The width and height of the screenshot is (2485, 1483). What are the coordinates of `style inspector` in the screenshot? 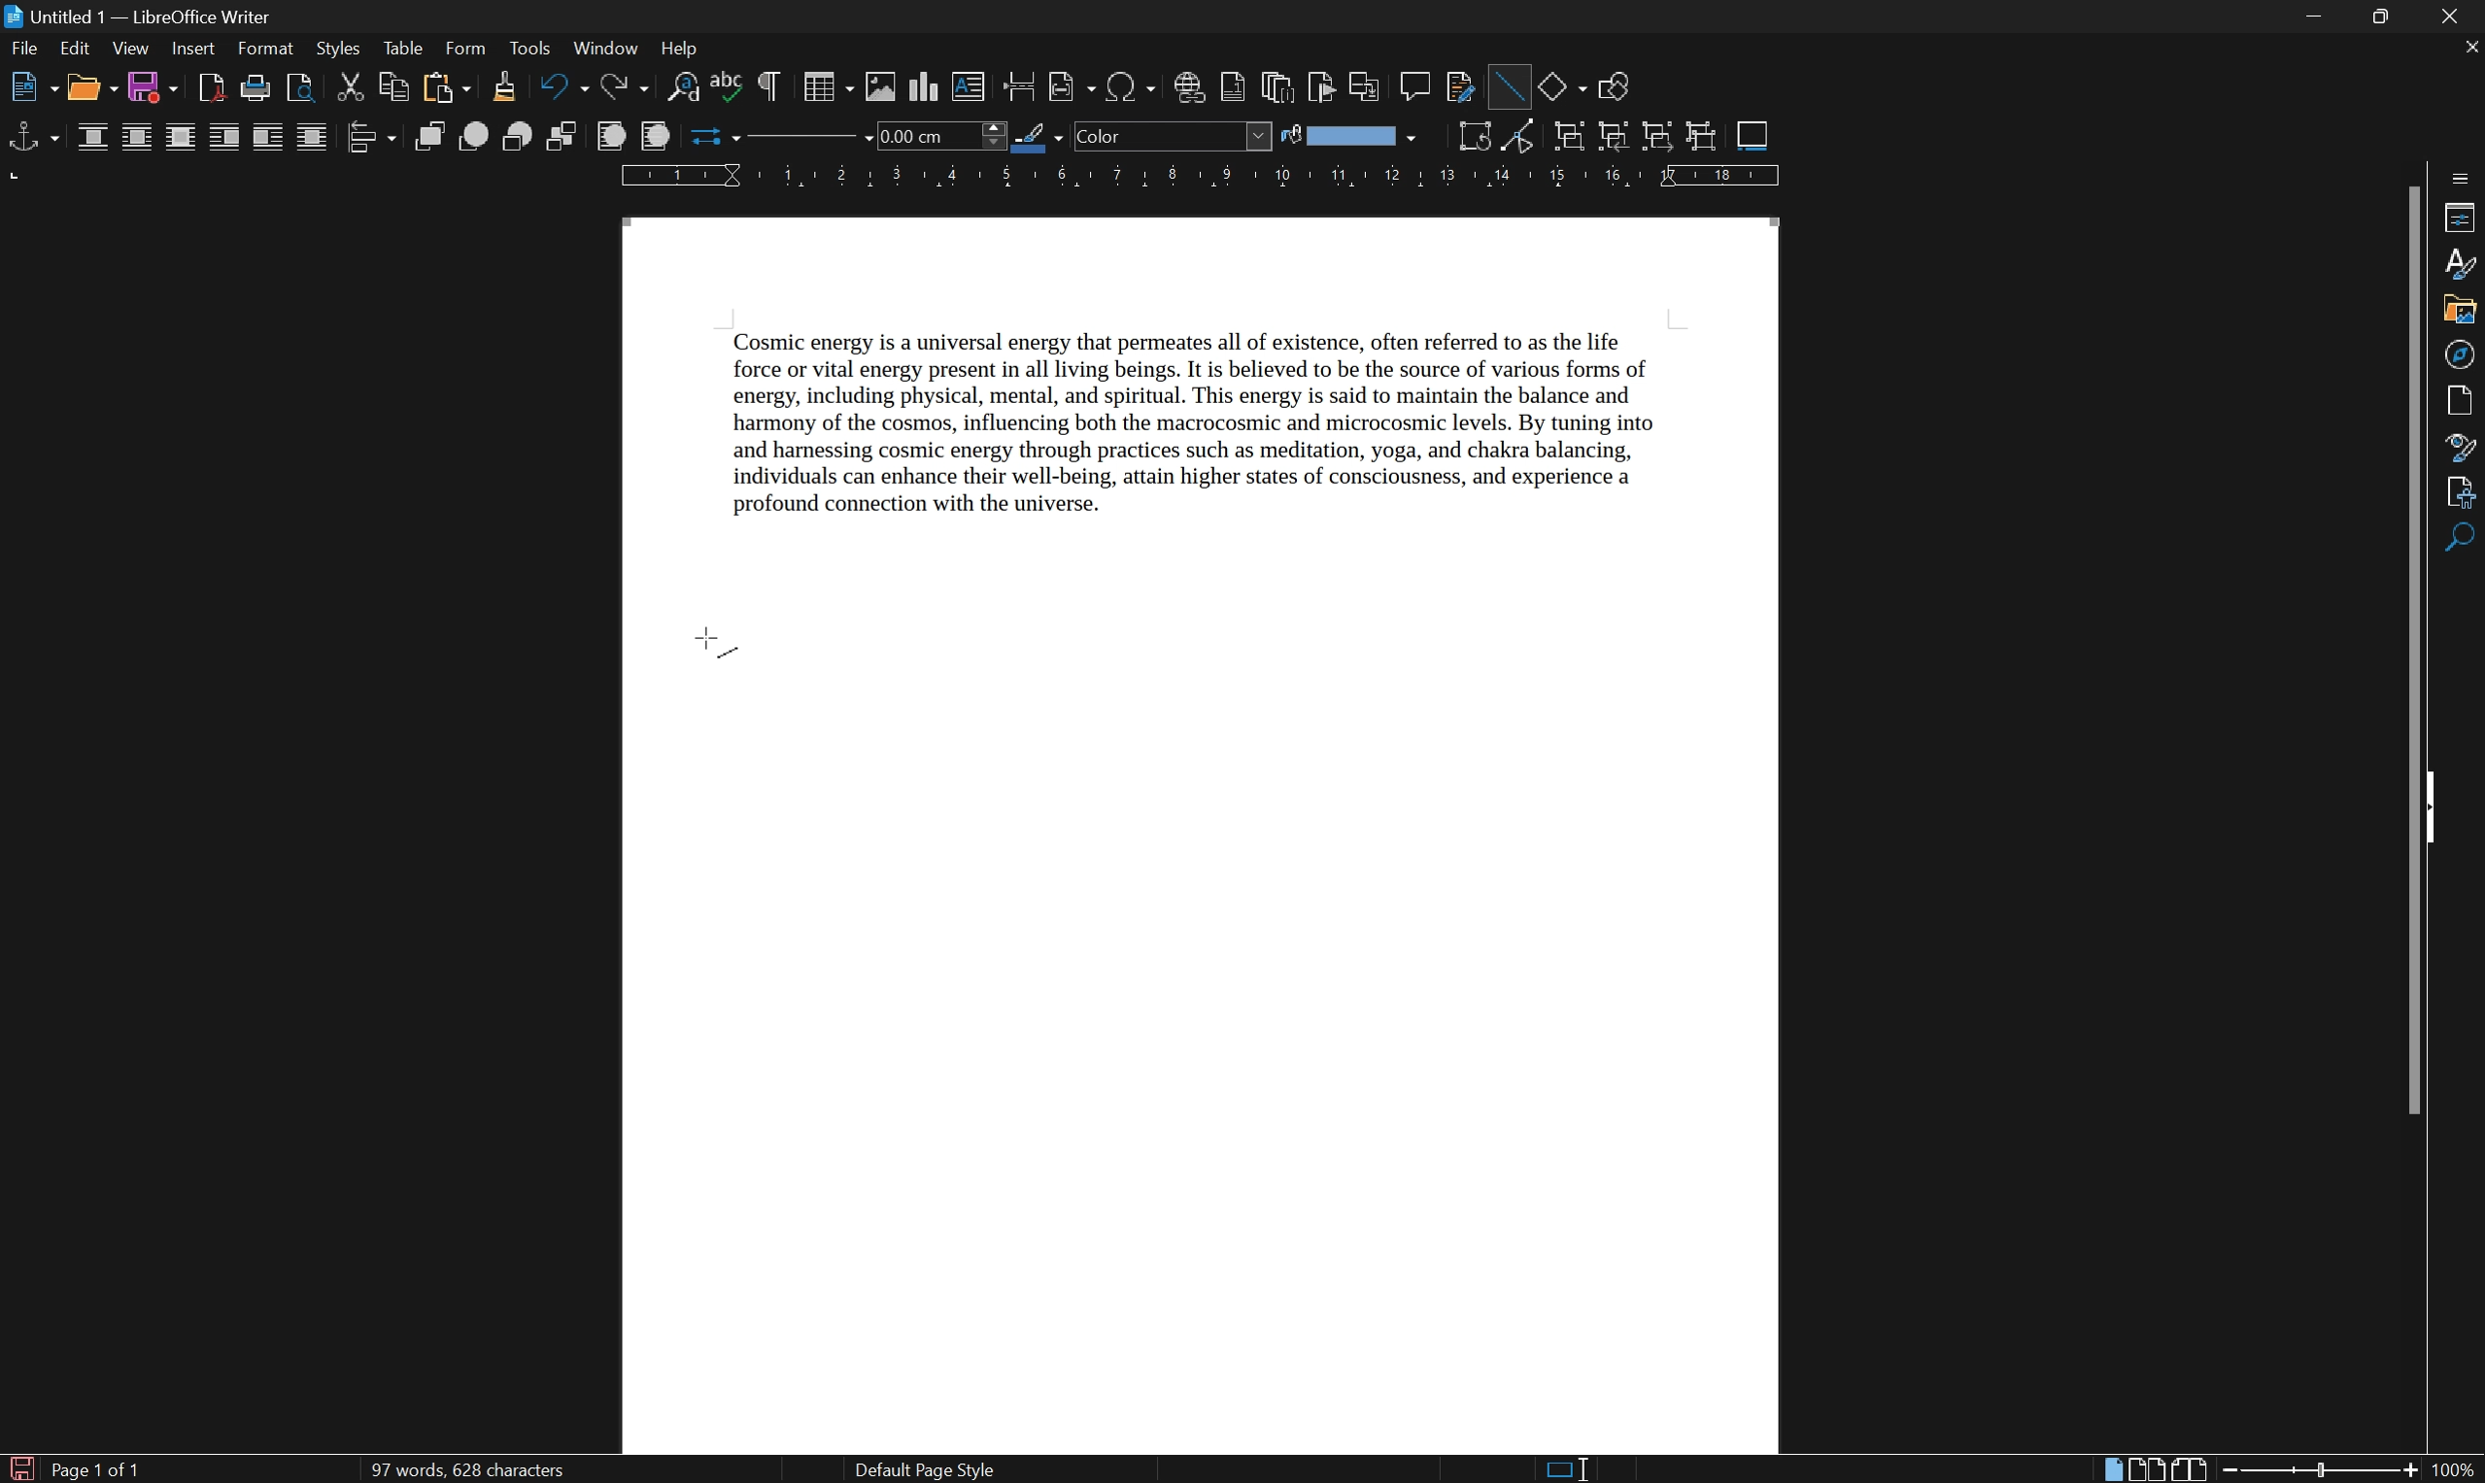 It's located at (2462, 446).